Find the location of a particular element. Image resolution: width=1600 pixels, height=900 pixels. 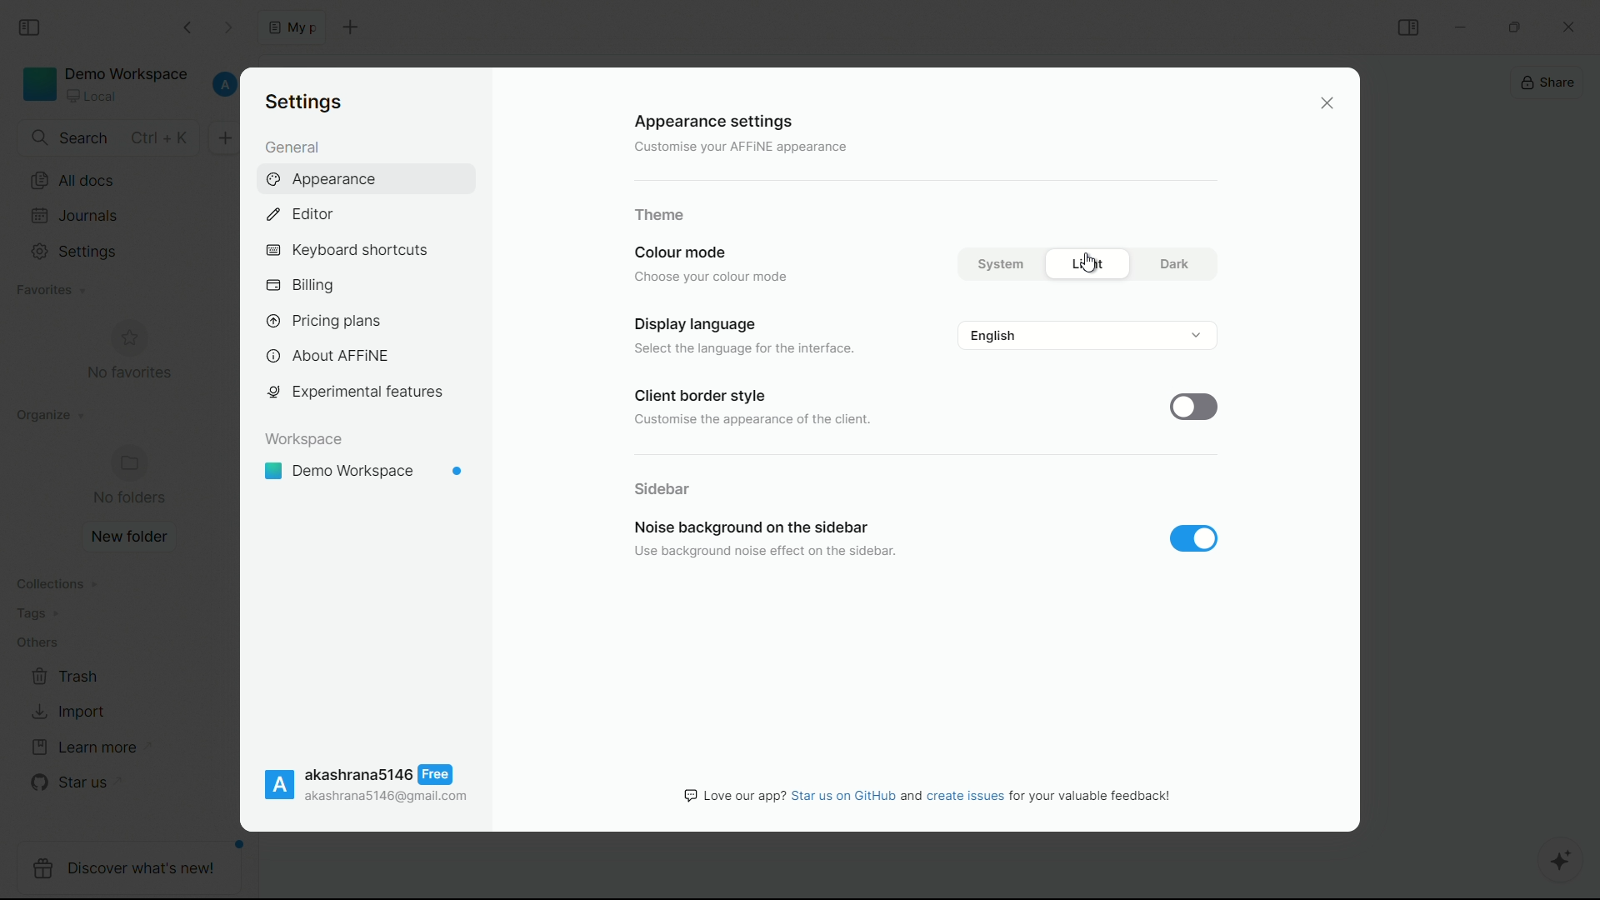

Cursor is located at coordinates (1090, 266).